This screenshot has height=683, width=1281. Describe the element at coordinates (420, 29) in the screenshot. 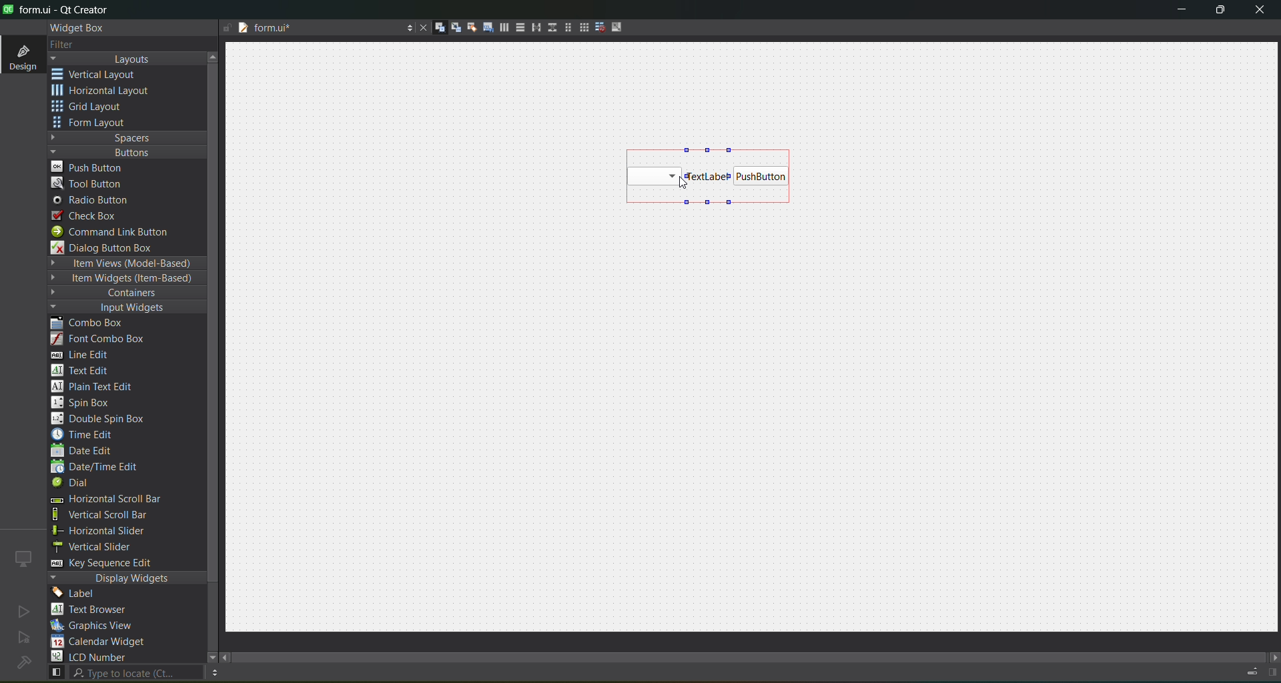

I see `close document` at that location.